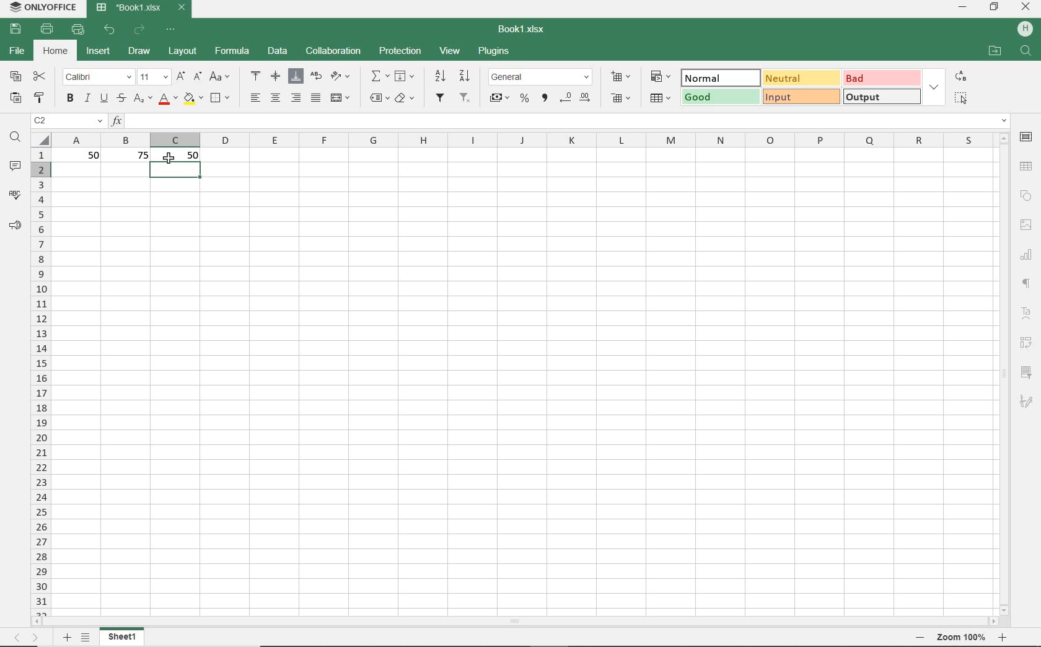  What do you see at coordinates (527, 139) in the screenshot?
I see `column` at bounding box center [527, 139].